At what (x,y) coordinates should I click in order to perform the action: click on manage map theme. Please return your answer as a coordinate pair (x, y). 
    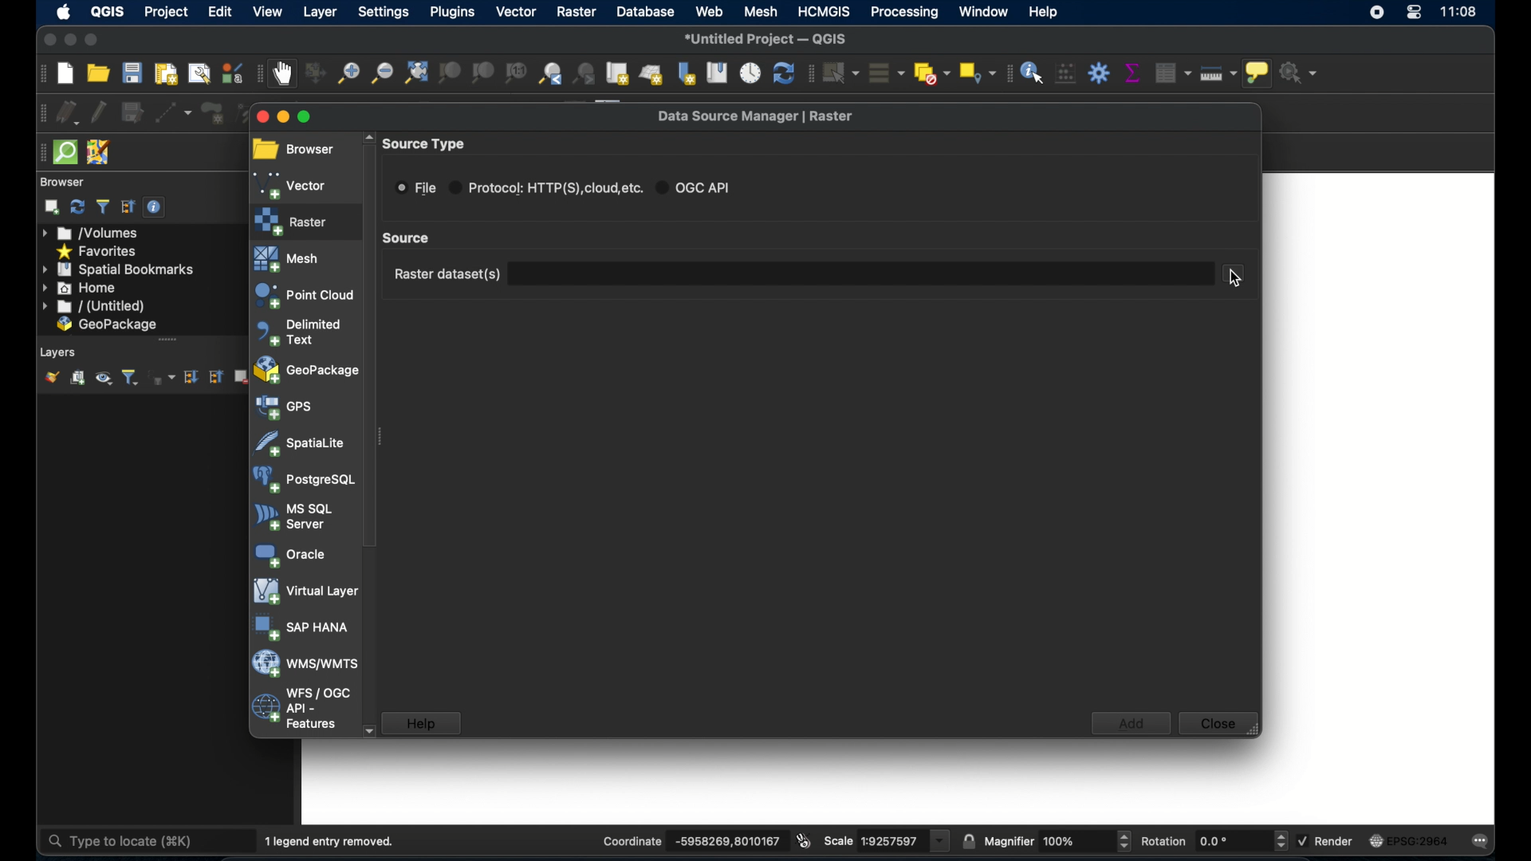
    Looking at the image, I should click on (104, 379).